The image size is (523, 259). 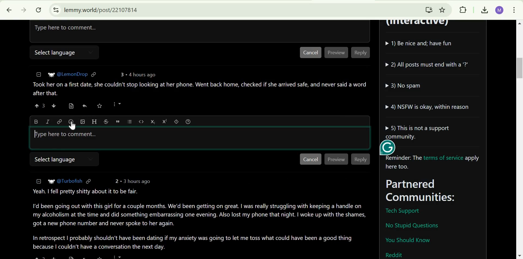 What do you see at coordinates (72, 74) in the screenshot?
I see `user ID` at bounding box center [72, 74].